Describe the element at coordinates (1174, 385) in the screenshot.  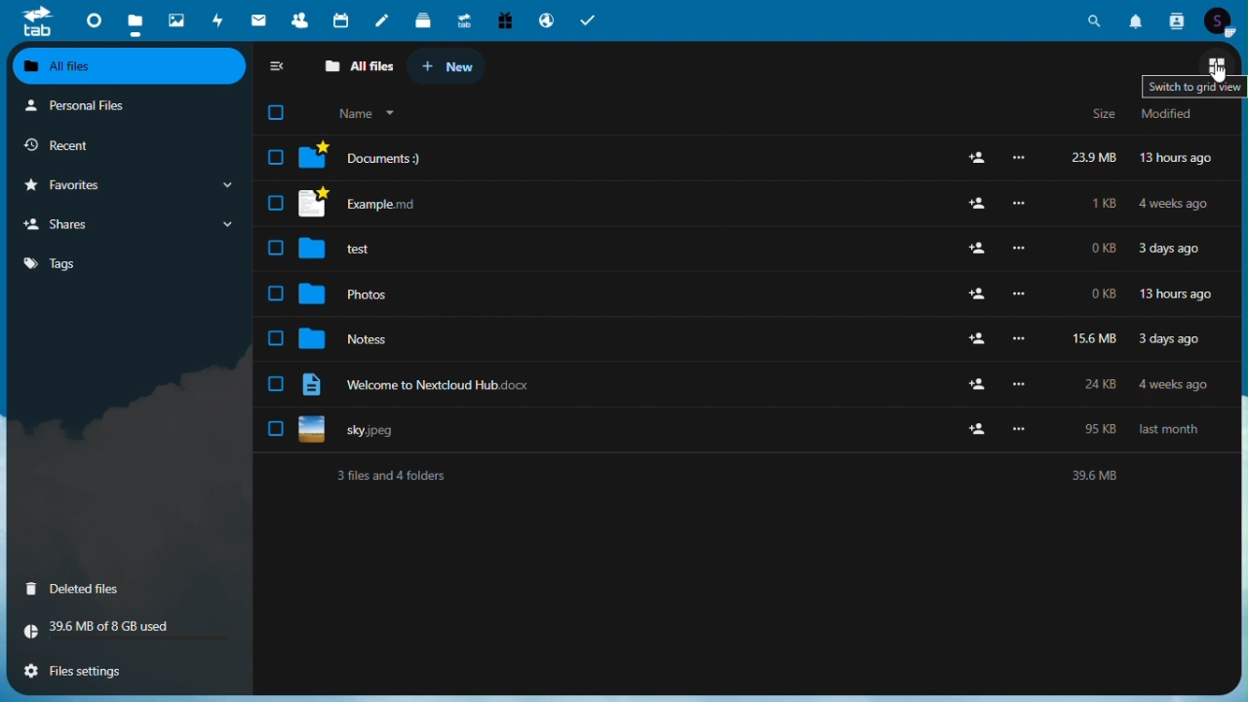
I see `4 weeks ago` at that location.